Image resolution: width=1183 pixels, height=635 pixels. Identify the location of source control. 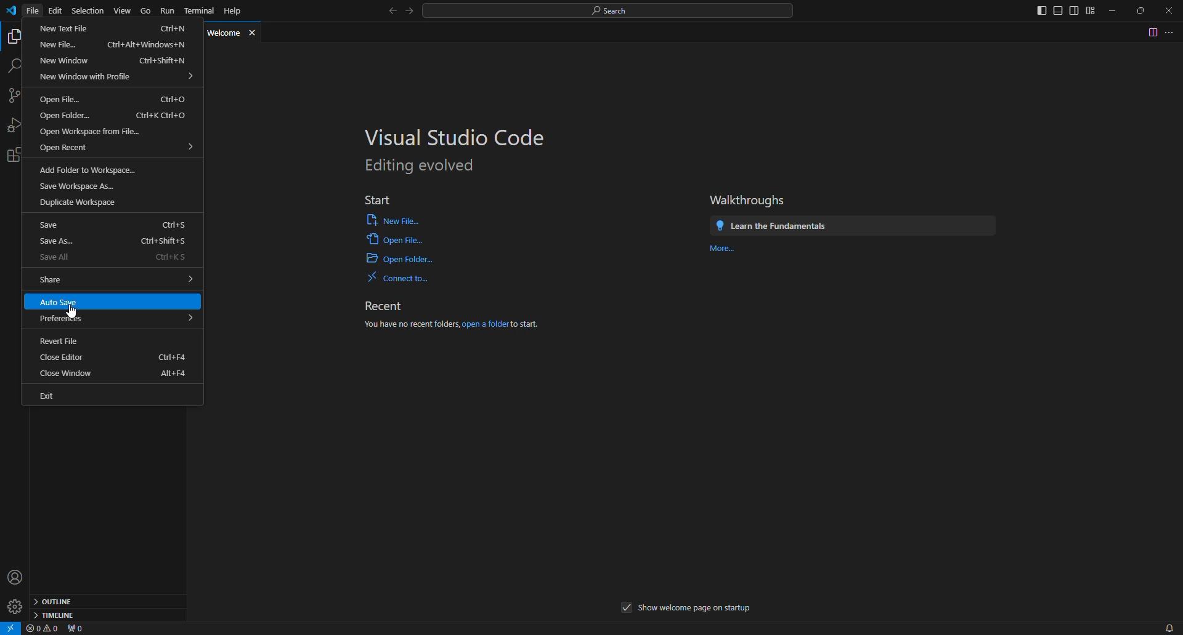
(19, 96).